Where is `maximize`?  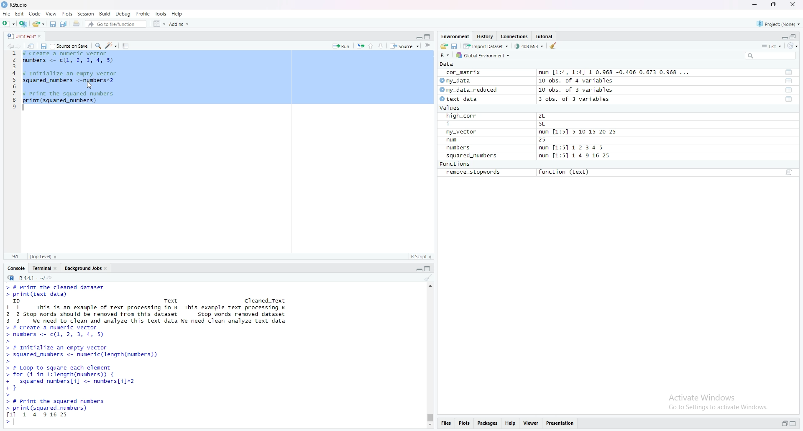
maximize is located at coordinates (795, 424).